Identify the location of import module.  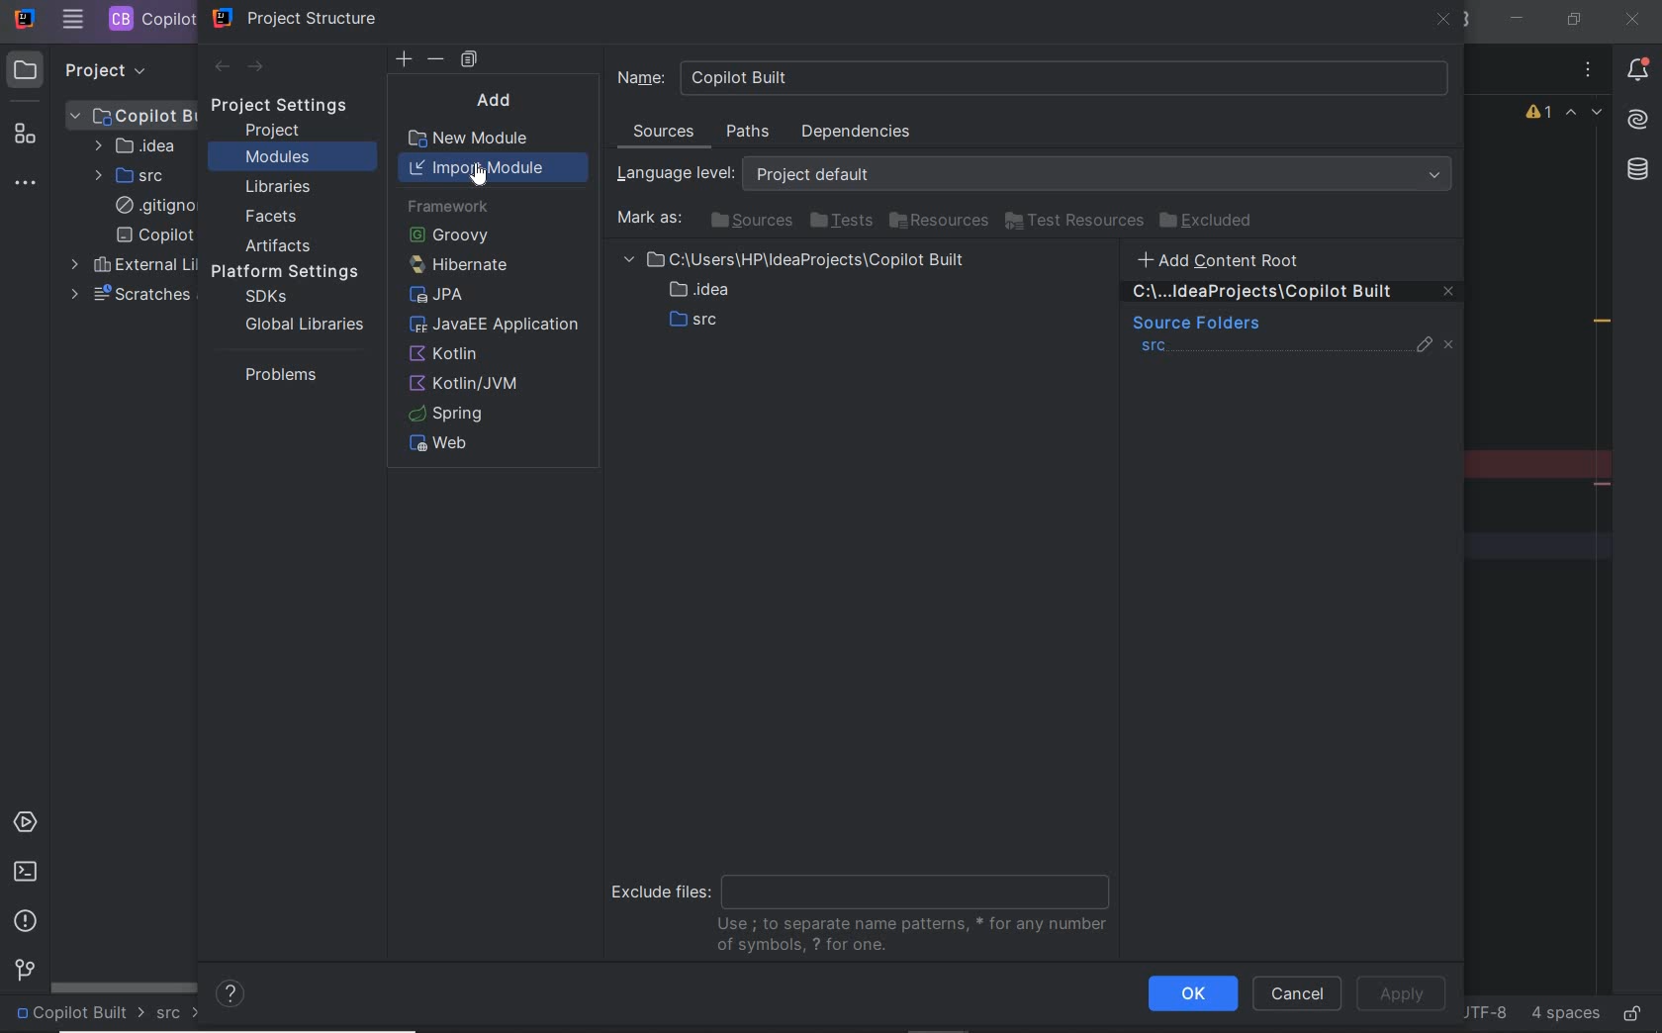
(495, 167).